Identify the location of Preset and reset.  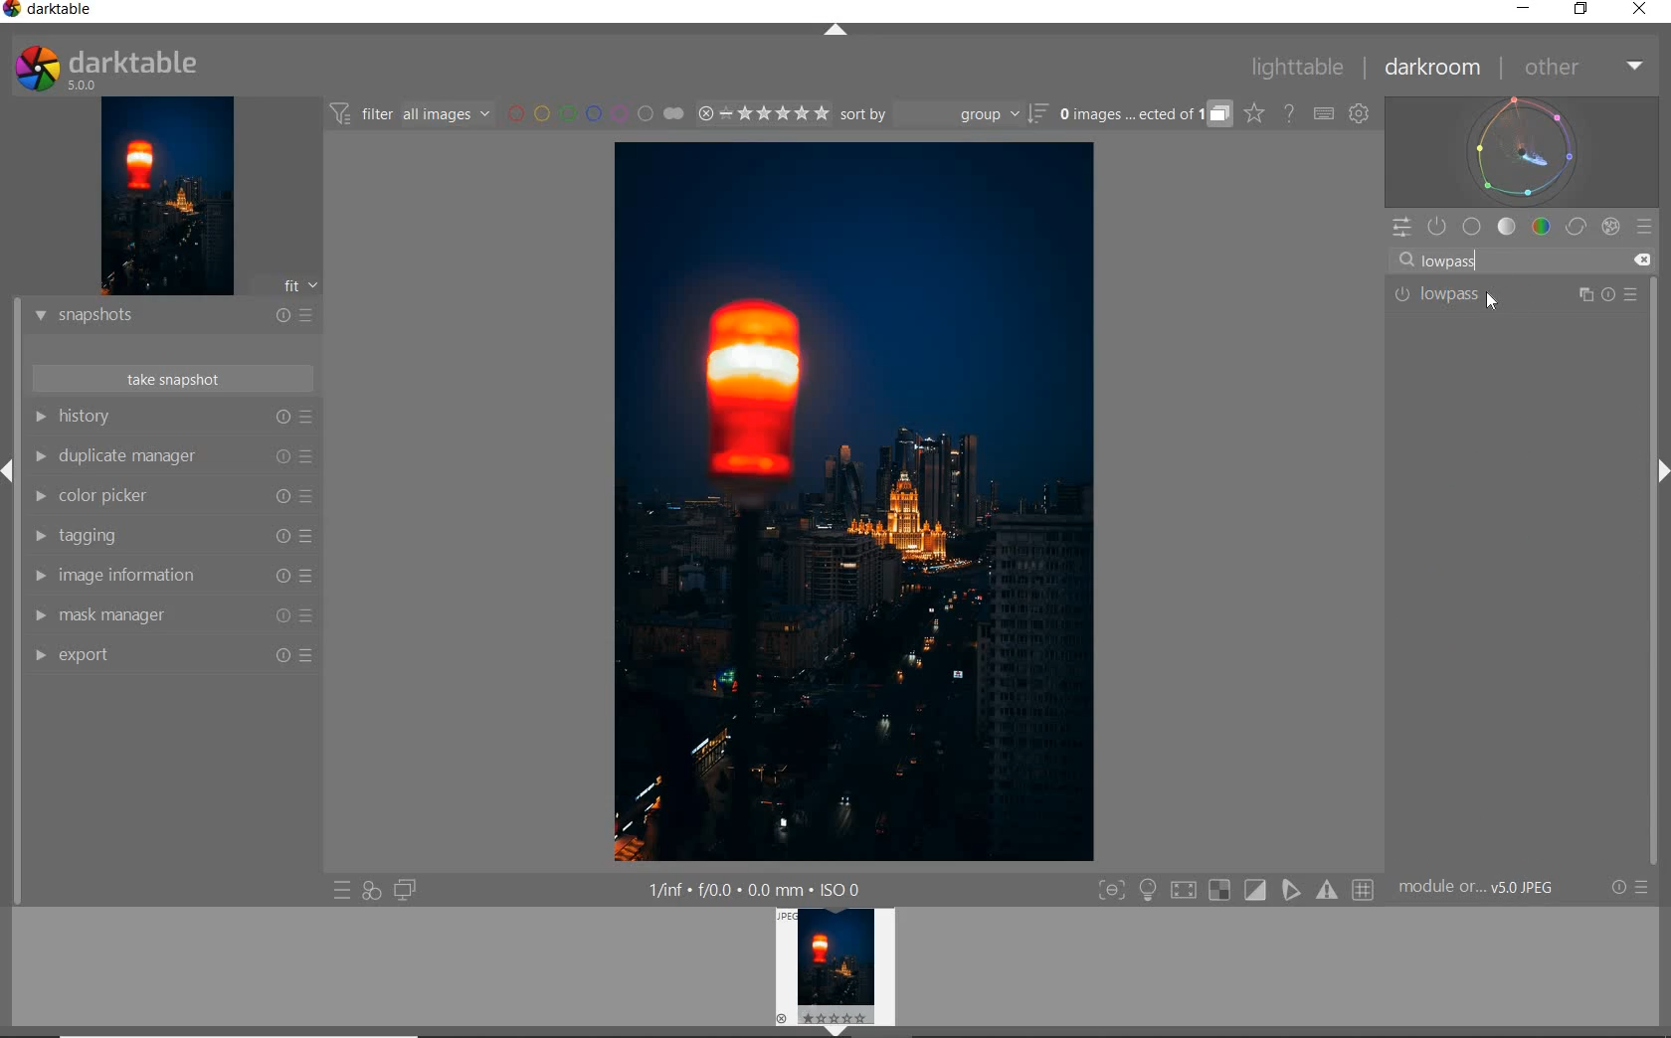
(312, 619).